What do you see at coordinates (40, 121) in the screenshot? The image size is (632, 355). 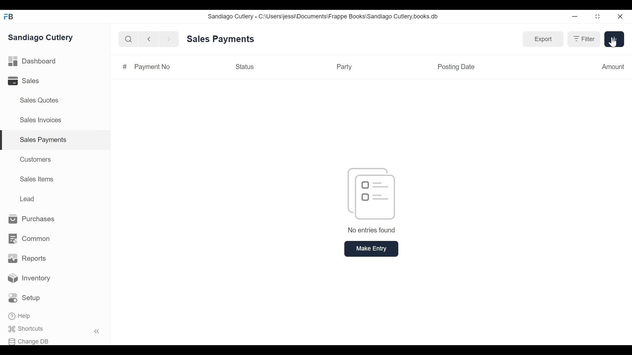 I see `Sales Invoices` at bounding box center [40, 121].